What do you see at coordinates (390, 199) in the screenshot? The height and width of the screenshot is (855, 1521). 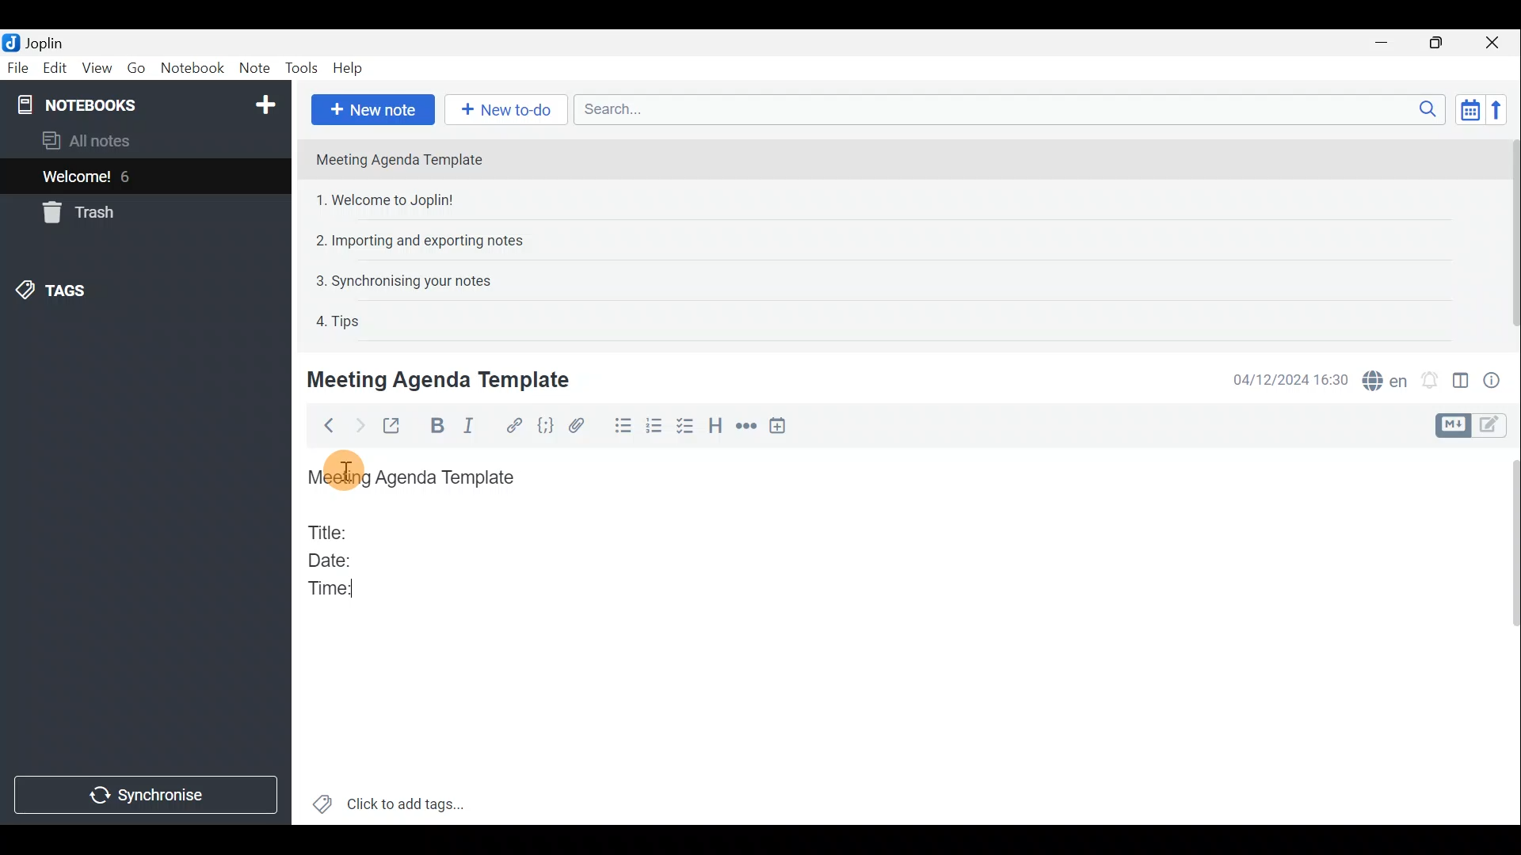 I see `1. Welcome to Joplin!` at bounding box center [390, 199].